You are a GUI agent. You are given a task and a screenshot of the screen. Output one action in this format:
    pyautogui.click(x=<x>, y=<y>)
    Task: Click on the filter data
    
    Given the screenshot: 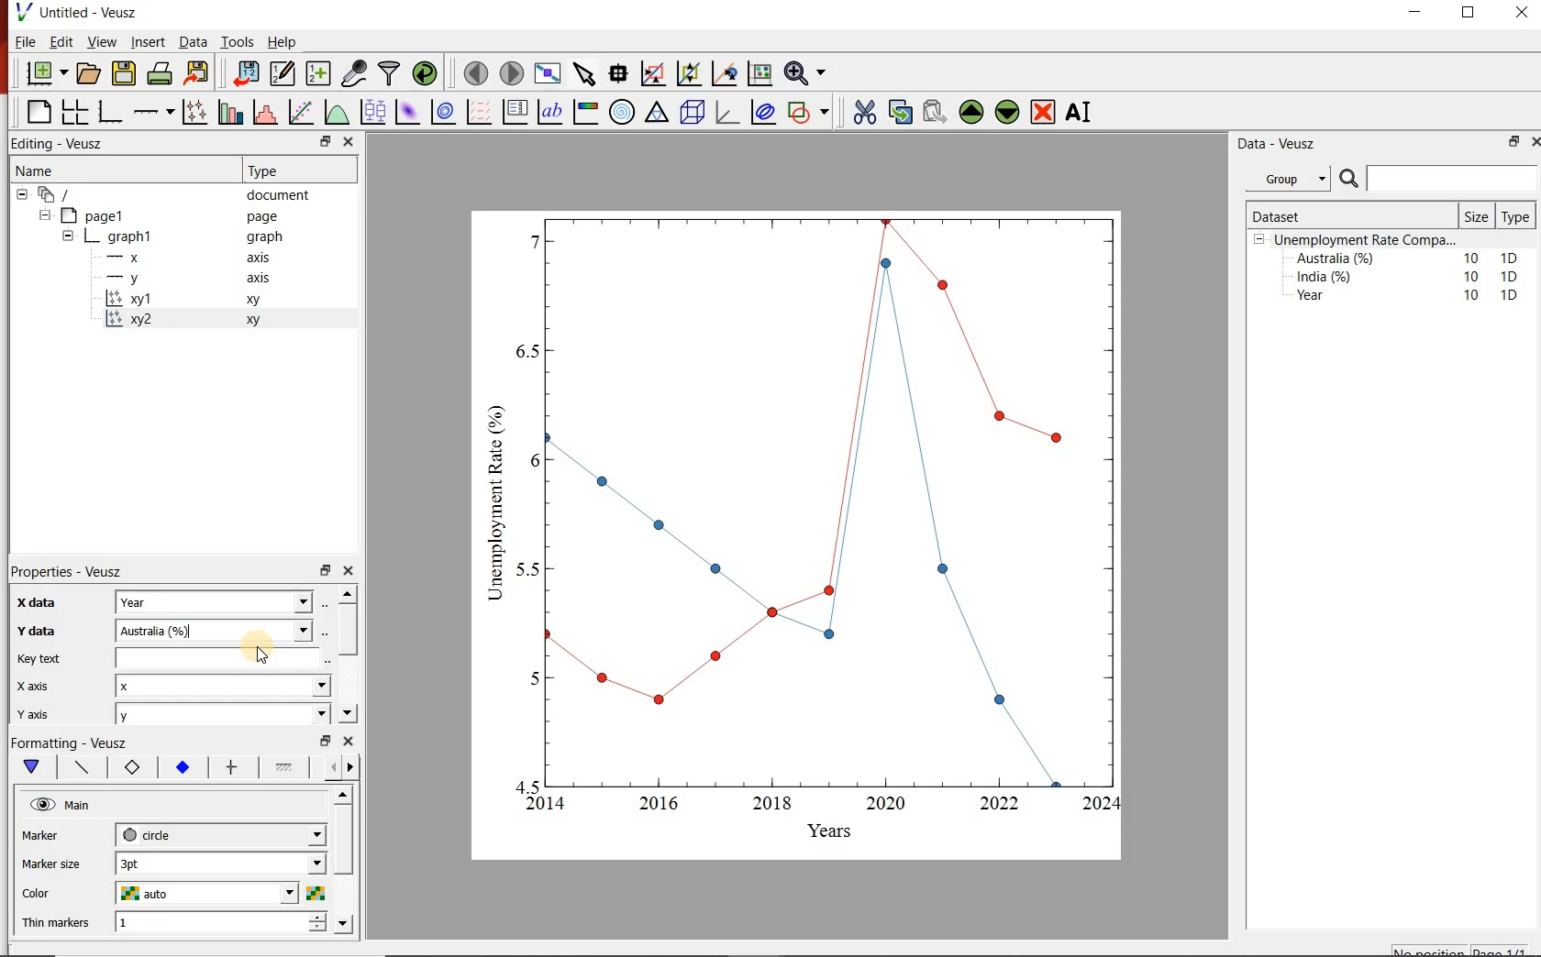 What is the action you would take?
    pyautogui.click(x=388, y=73)
    